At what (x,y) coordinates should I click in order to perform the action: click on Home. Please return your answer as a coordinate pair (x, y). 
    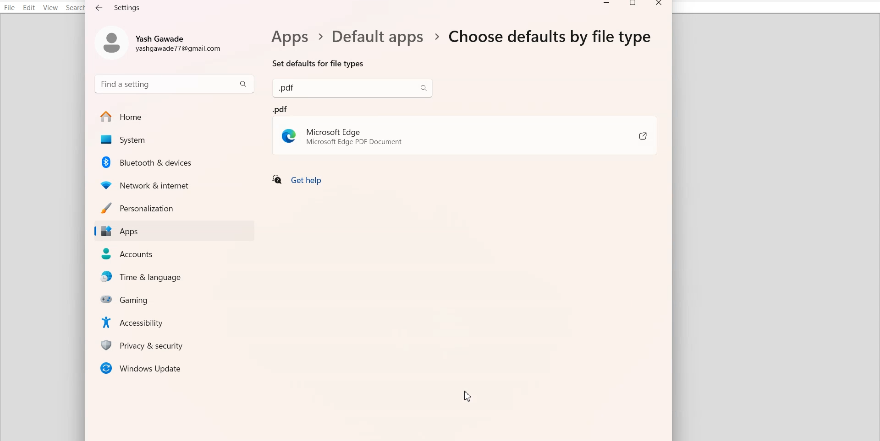
    Looking at the image, I should click on (174, 117).